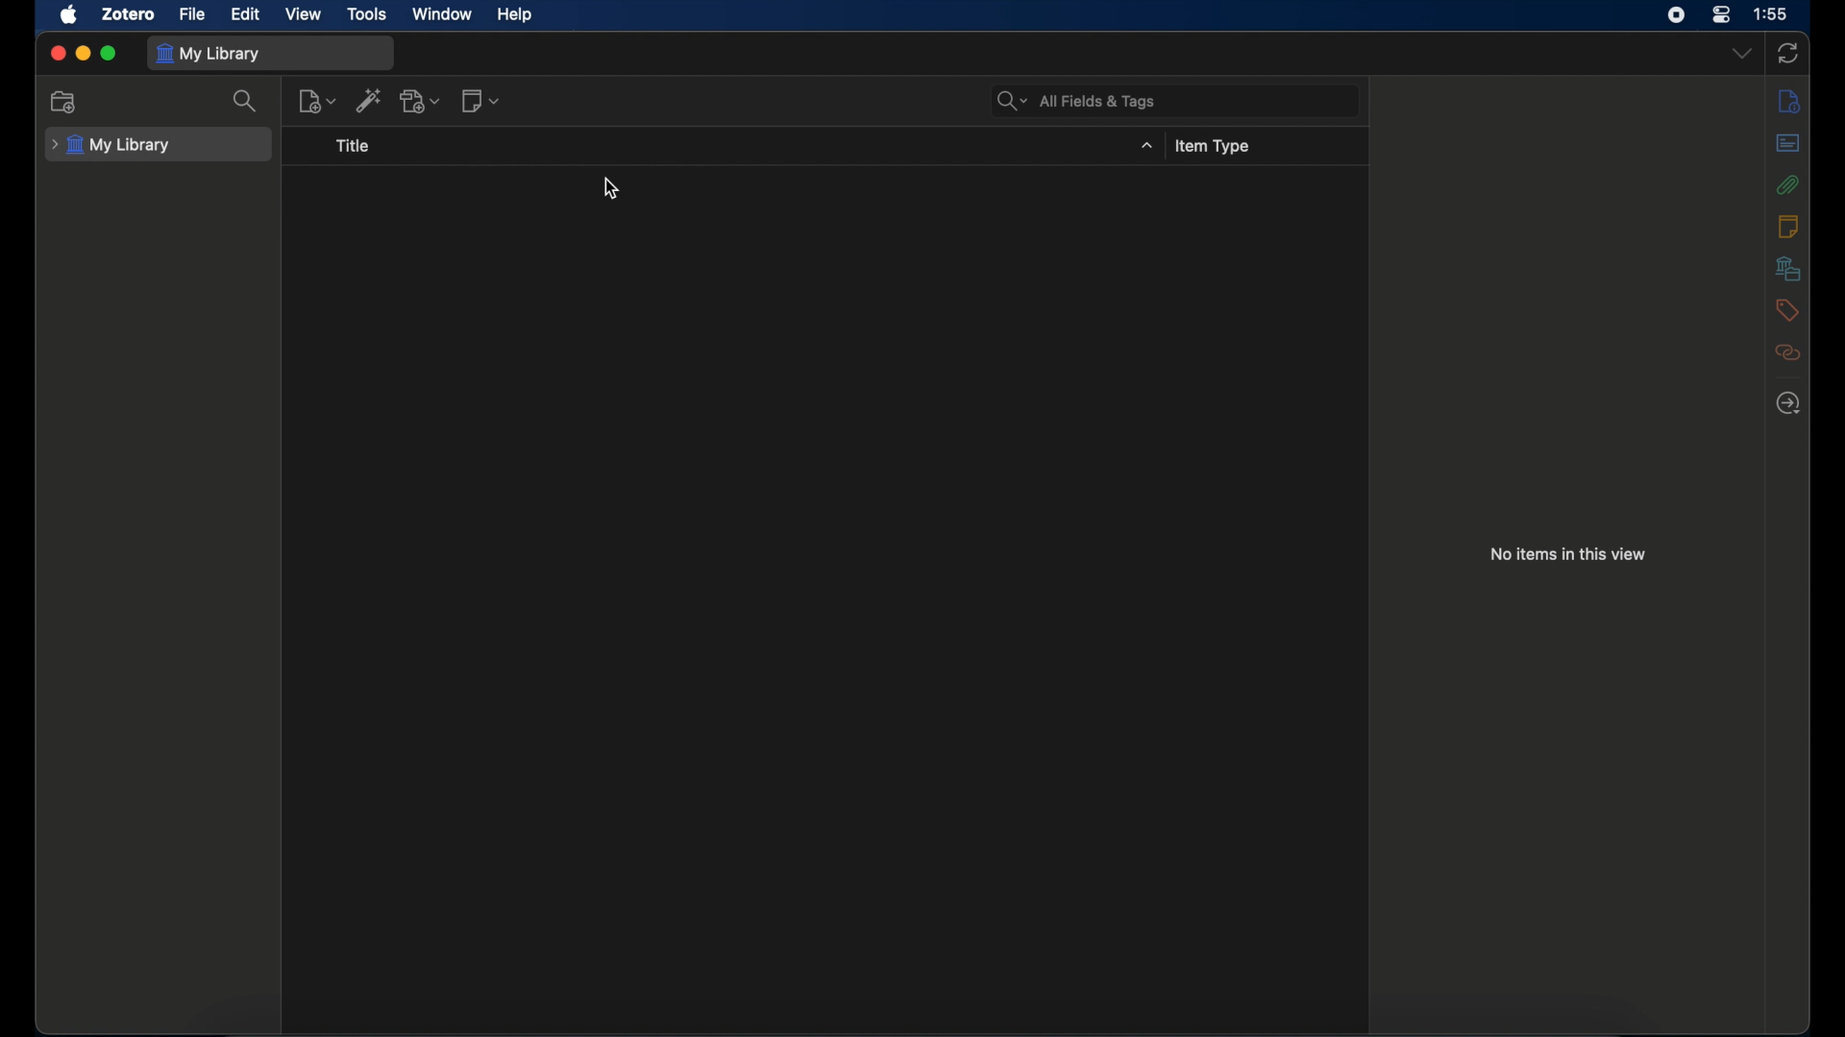  What do you see at coordinates (421, 100) in the screenshot?
I see `add attachments` at bounding box center [421, 100].